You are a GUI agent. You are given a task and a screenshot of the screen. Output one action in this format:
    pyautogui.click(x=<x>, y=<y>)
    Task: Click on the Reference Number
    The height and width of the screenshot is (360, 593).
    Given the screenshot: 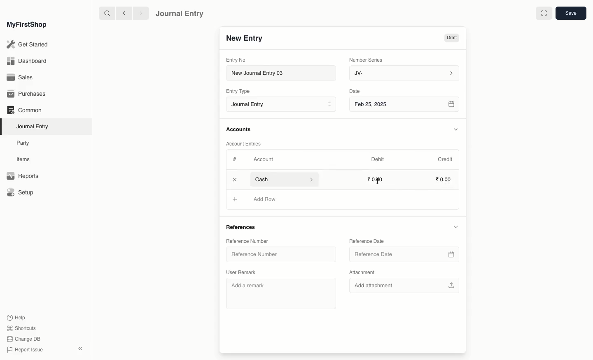 What is the action you would take?
    pyautogui.click(x=248, y=241)
    